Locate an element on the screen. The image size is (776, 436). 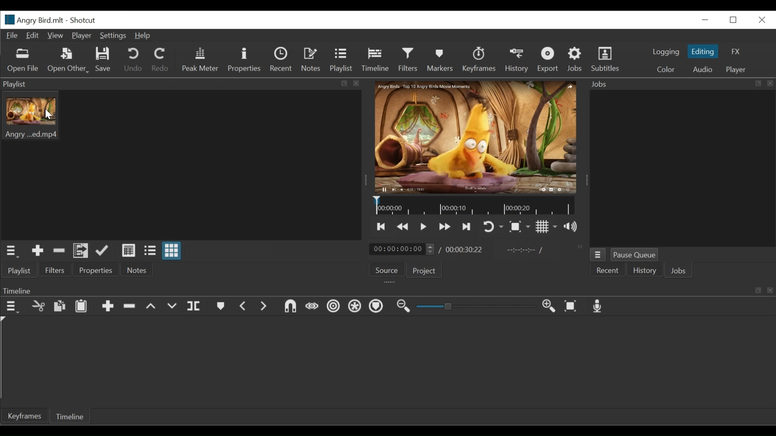
View as files is located at coordinates (150, 250).